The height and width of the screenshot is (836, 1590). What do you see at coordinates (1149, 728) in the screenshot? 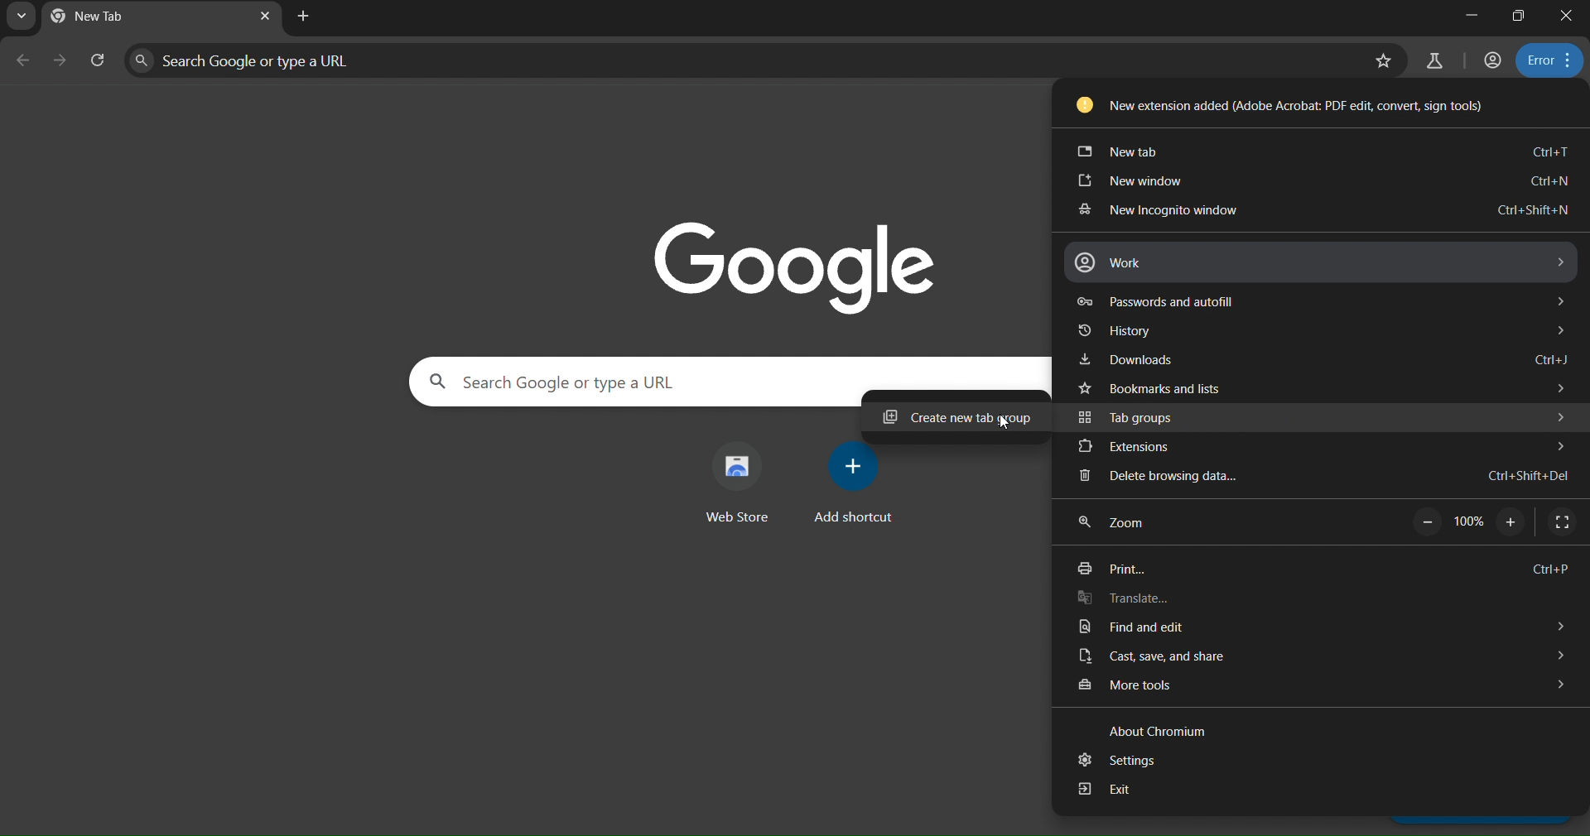
I see `about chromium` at bounding box center [1149, 728].